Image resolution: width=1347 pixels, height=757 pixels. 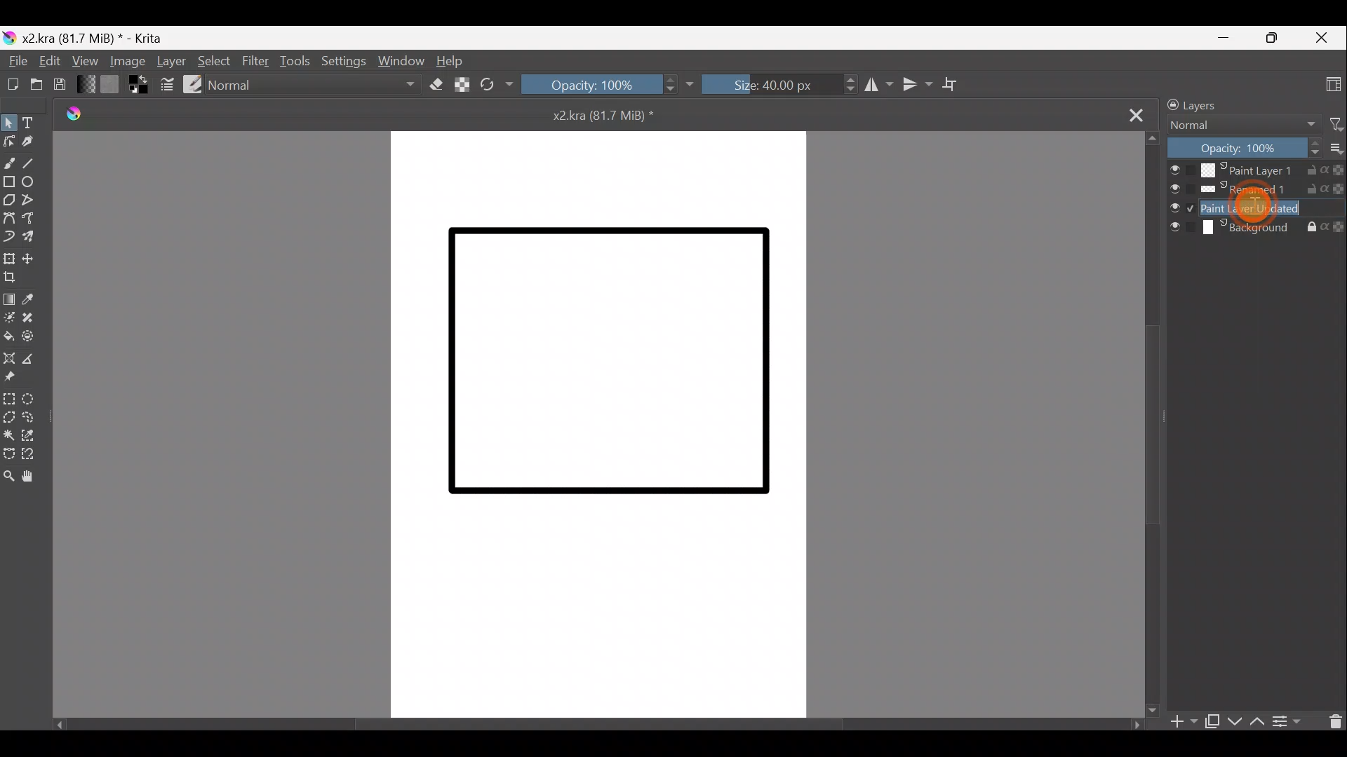 I want to click on Tools, so click(x=296, y=62).